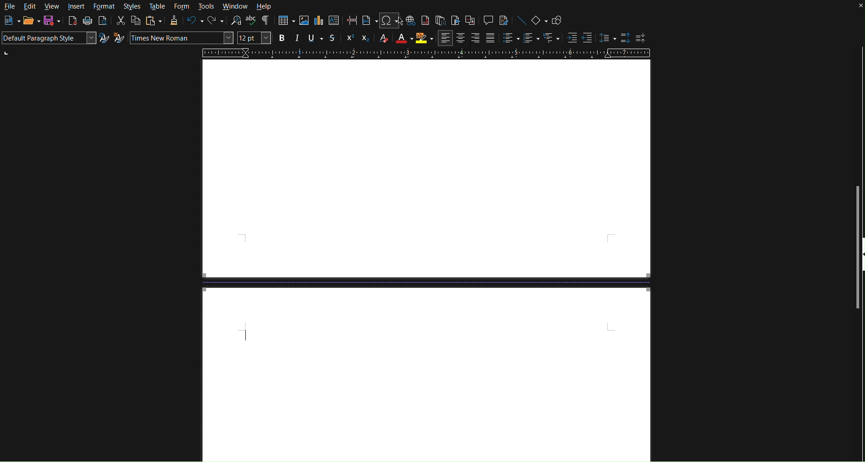 The image size is (865, 462). I want to click on Insert Field, so click(368, 21).